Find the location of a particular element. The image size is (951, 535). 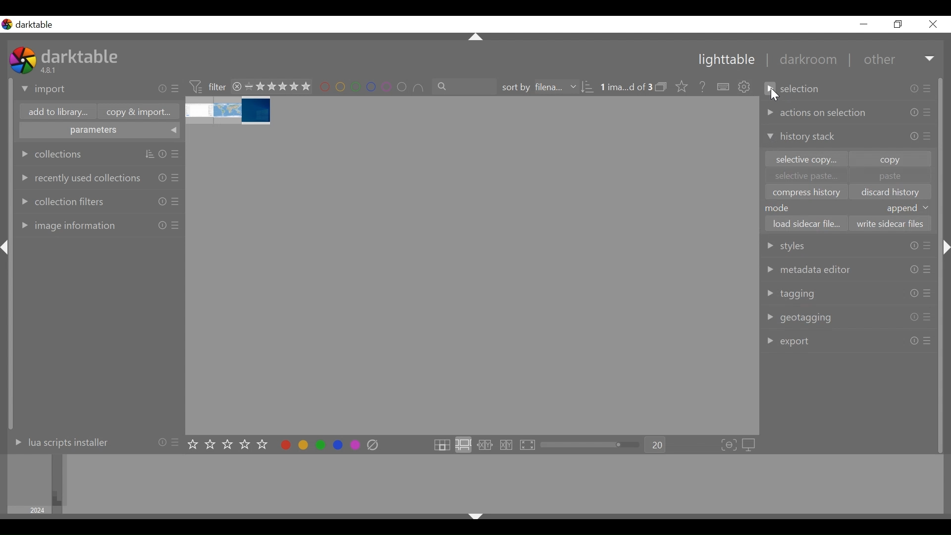

style is located at coordinates (798, 245).